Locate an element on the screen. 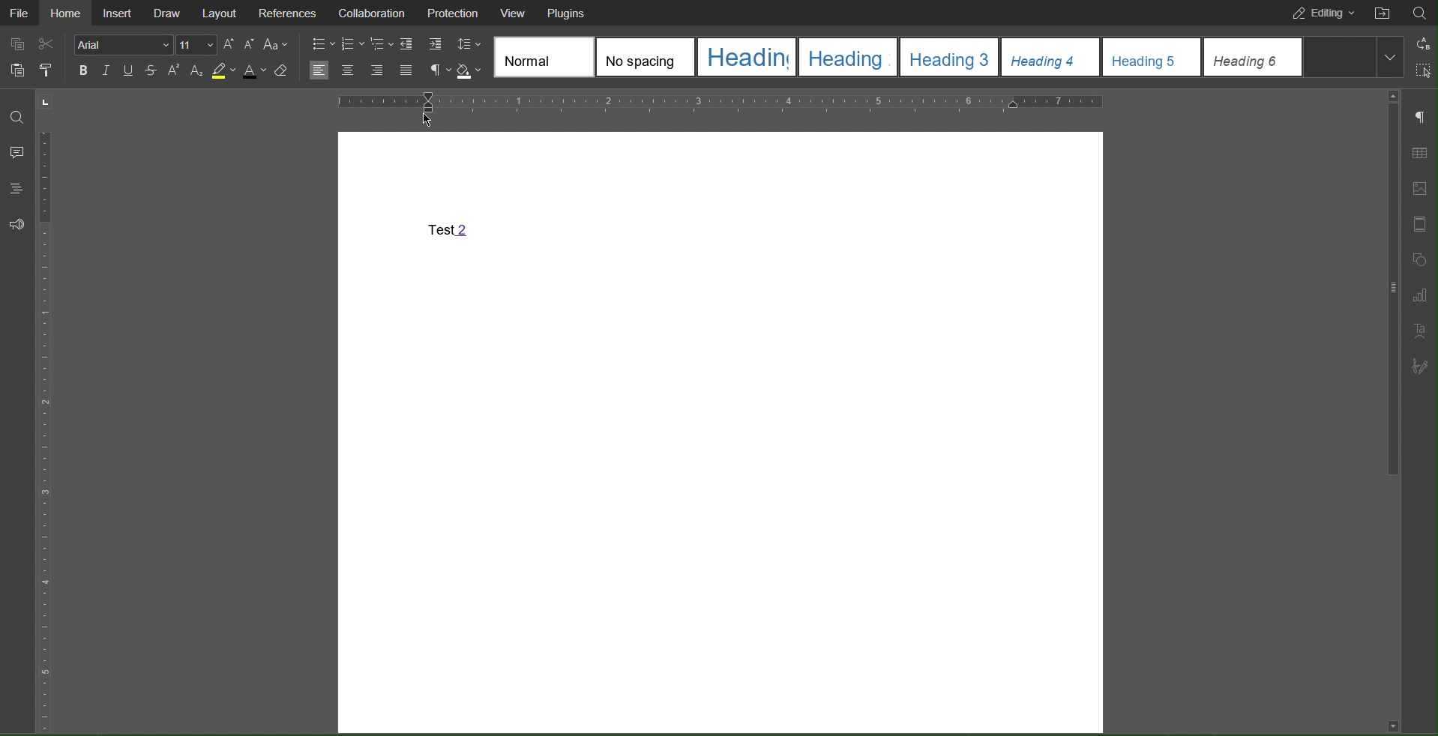  Graph Settings is located at coordinates (1425, 293).